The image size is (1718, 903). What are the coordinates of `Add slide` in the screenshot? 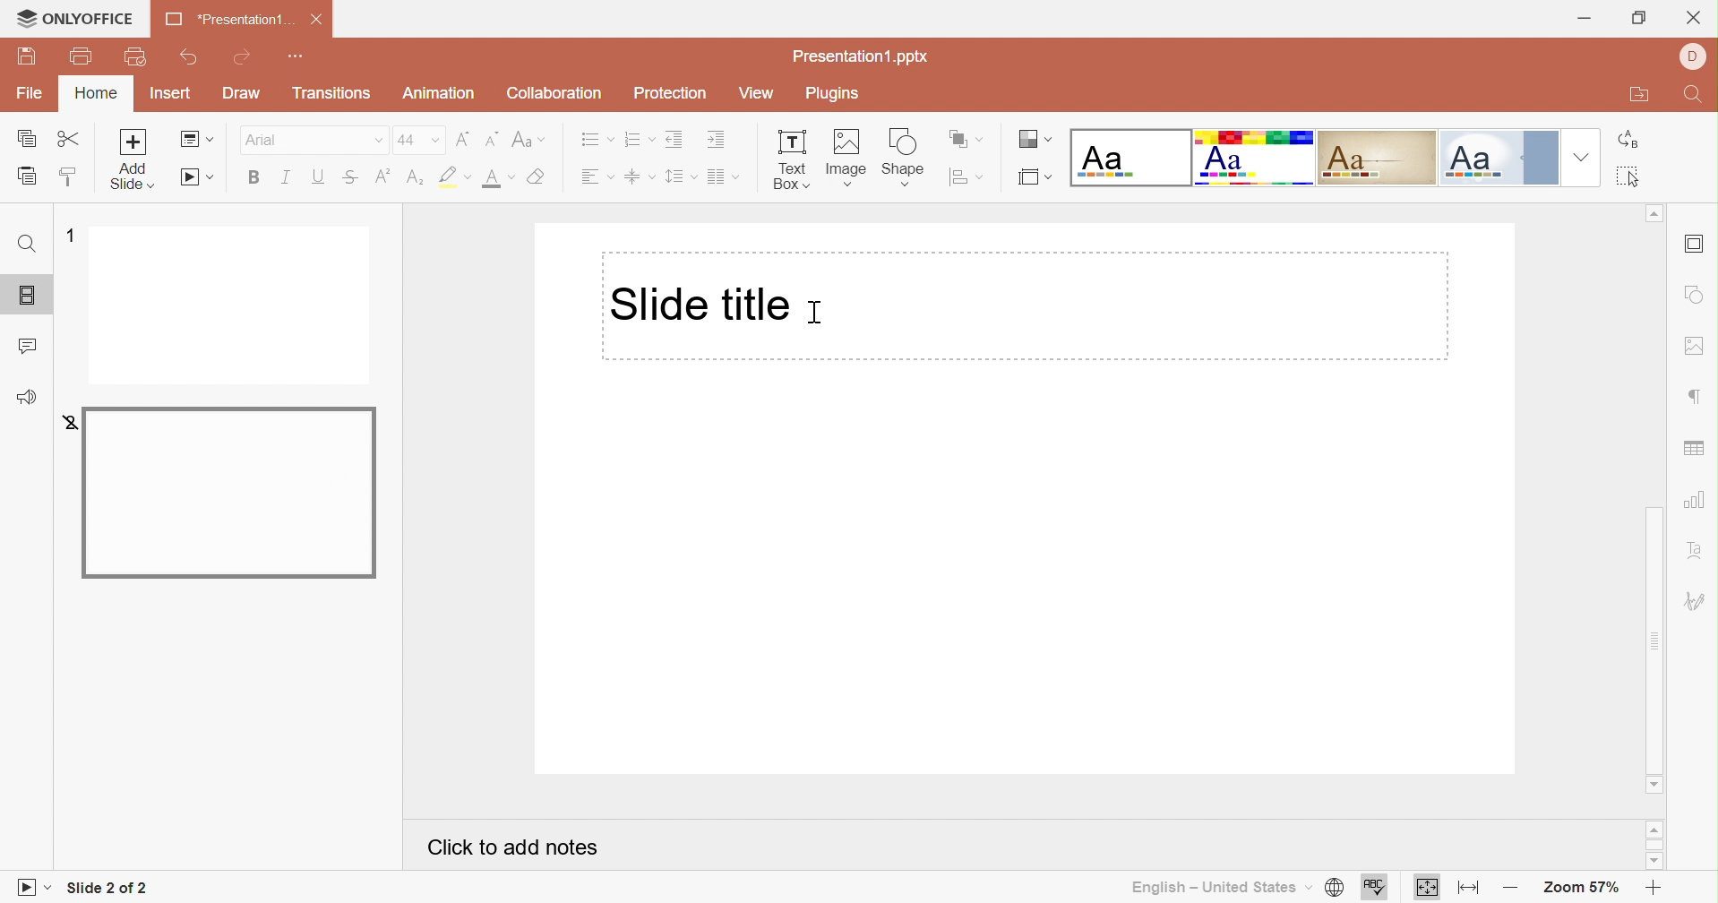 It's located at (133, 142).